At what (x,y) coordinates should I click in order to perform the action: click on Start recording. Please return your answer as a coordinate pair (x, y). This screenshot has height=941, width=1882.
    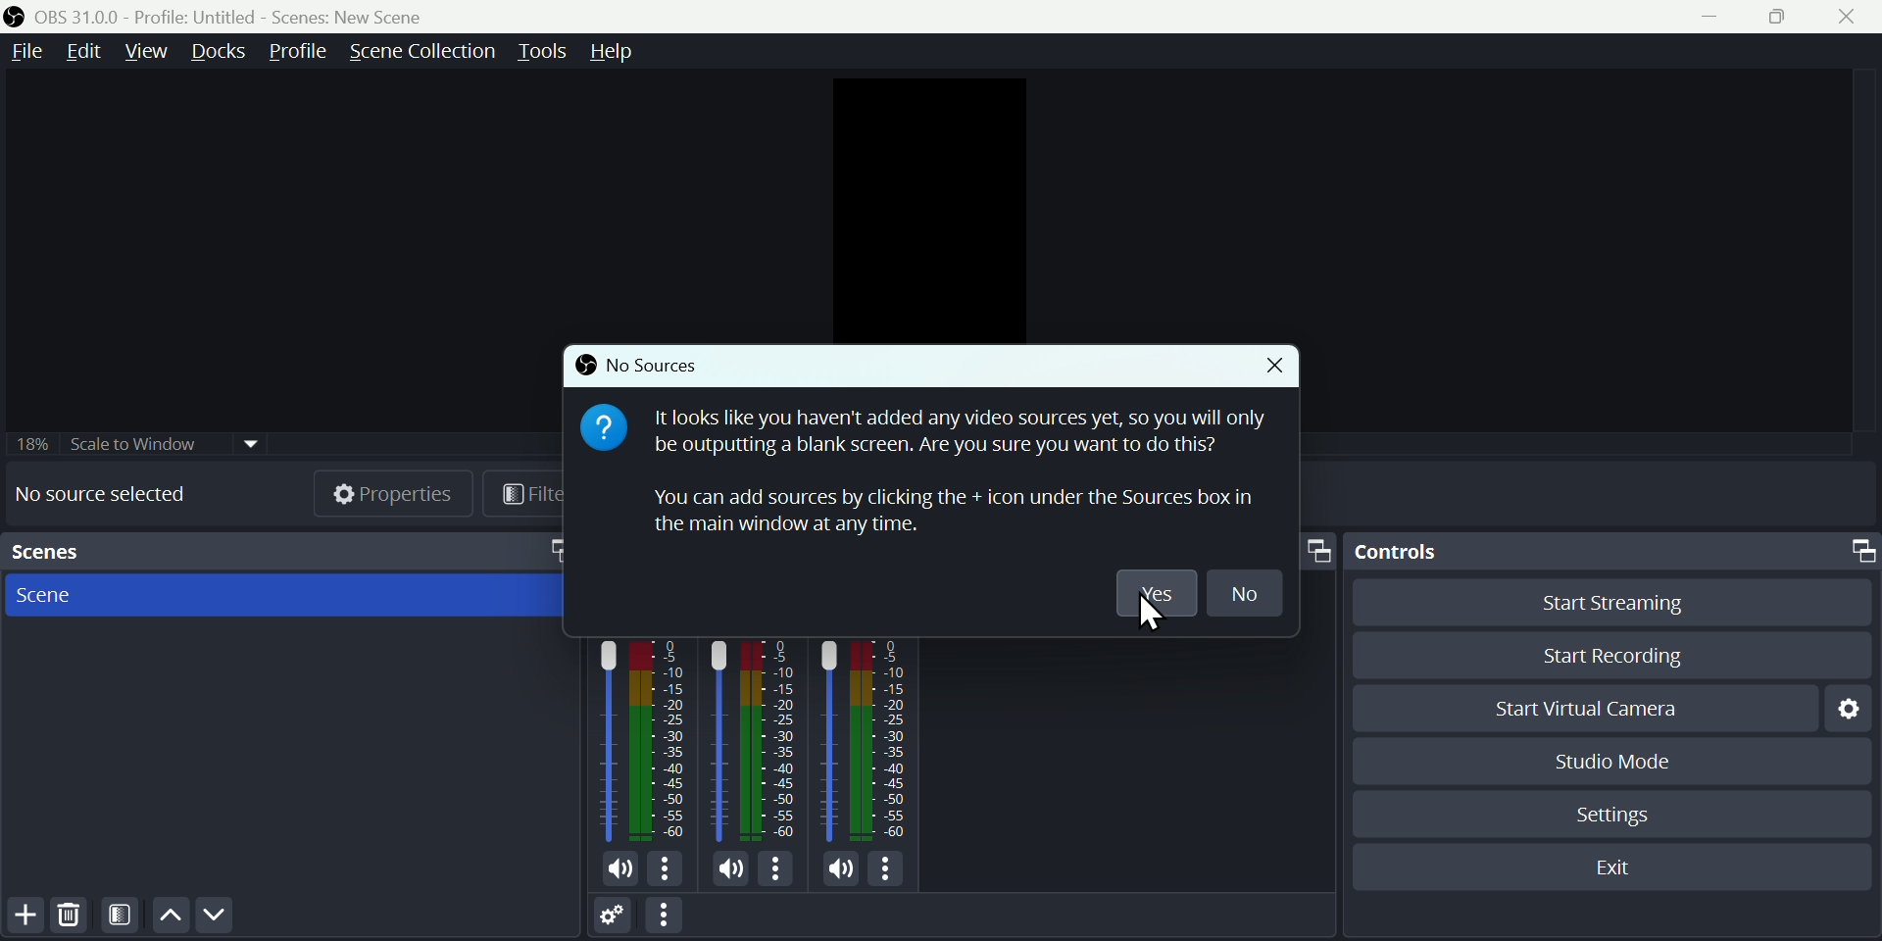
    Looking at the image, I should click on (1610, 650).